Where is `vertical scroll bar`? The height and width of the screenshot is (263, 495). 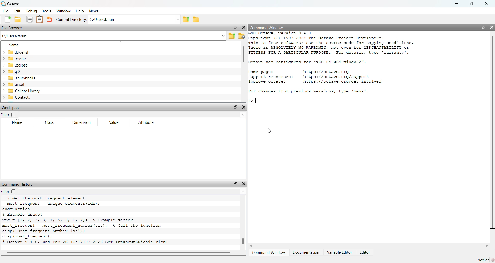 vertical scroll bar is located at coordinates (492, 138).